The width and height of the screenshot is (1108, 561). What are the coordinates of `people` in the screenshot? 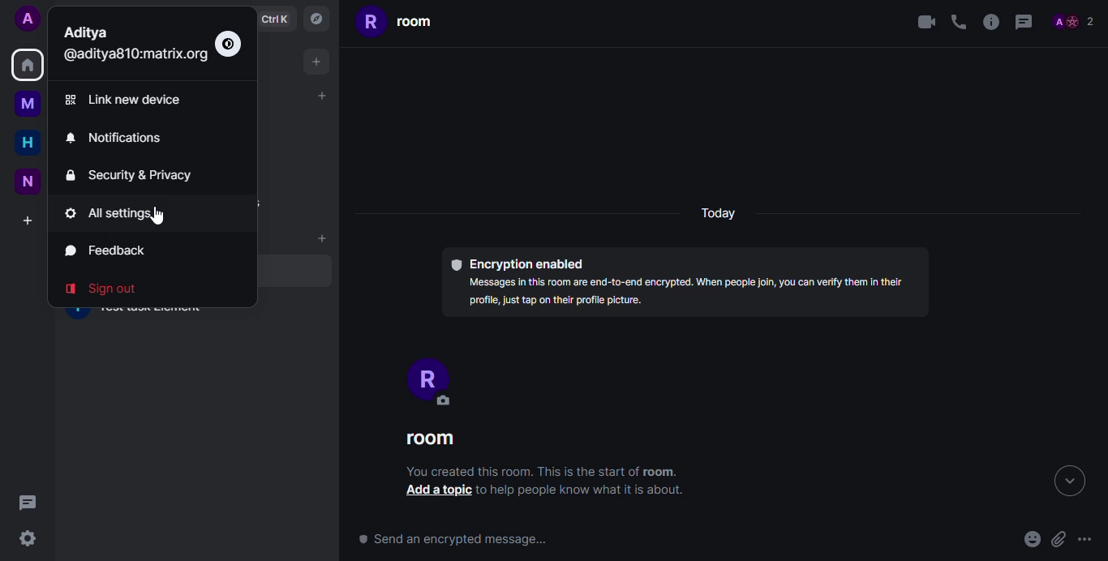 It's located at (1073, 20).